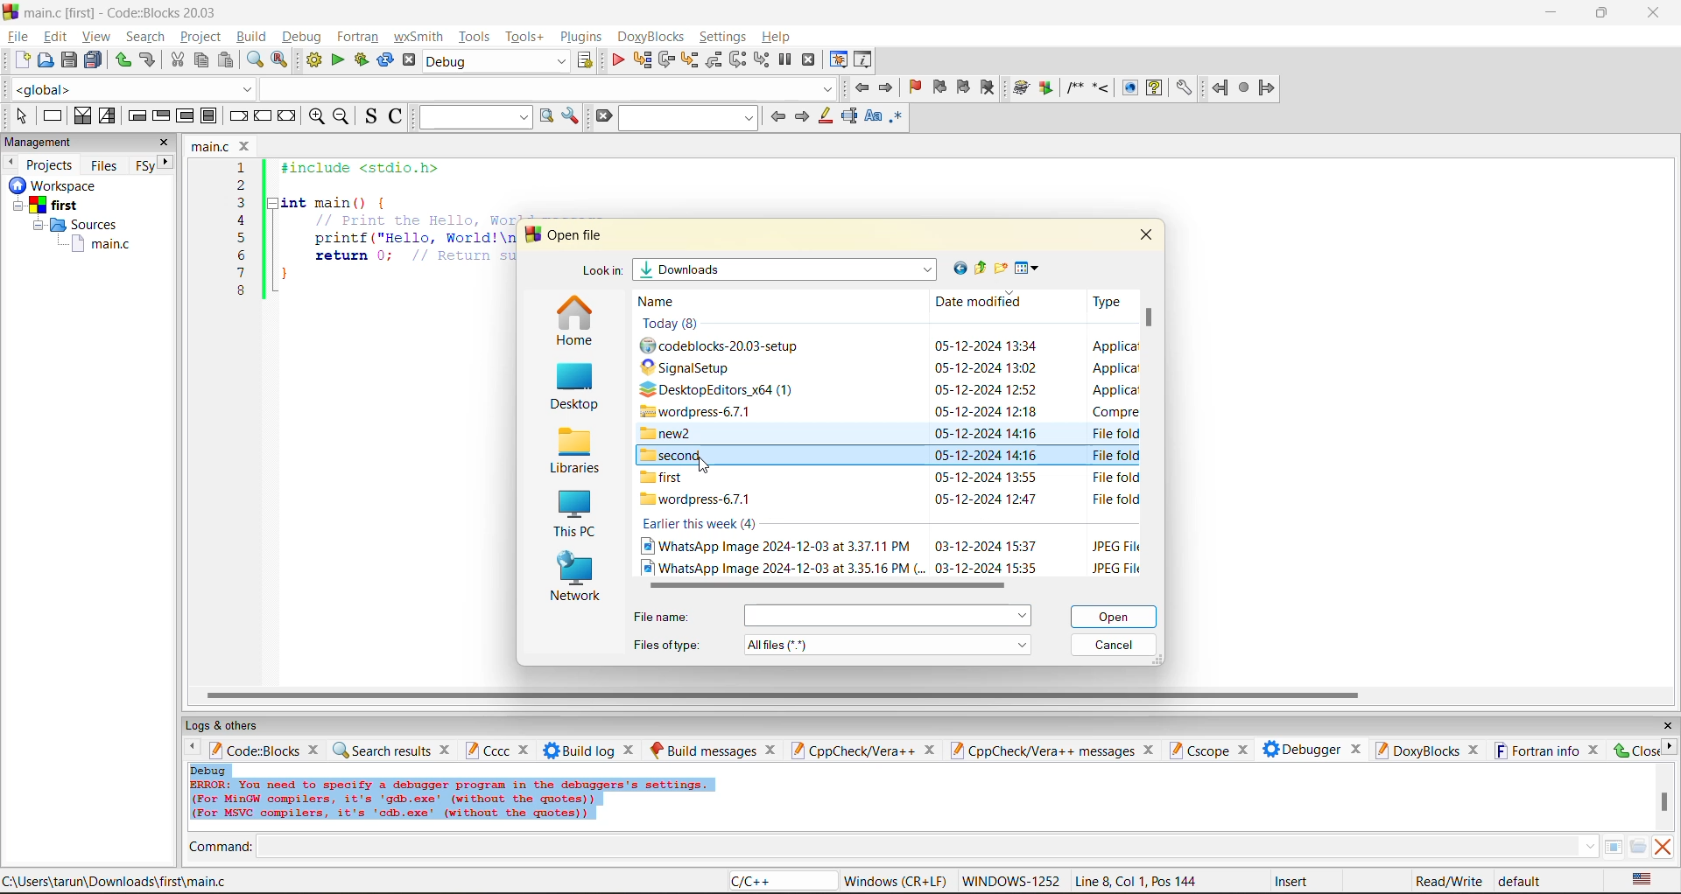  Describe the element at coordinates (713, 59) in the screenshot. I see `step out` at that location.